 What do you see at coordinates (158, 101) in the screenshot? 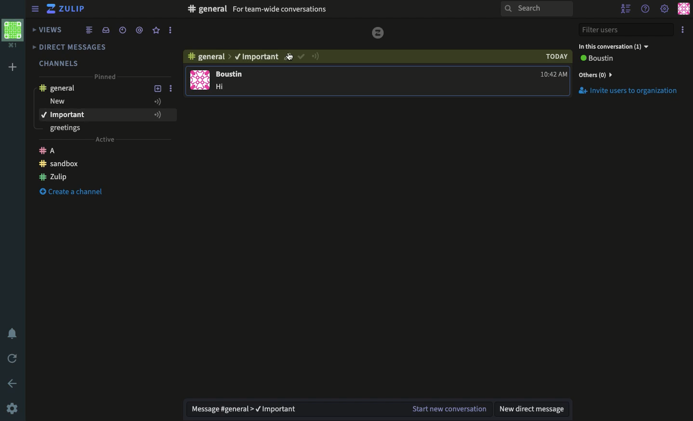
I see `Add` at bounding box center [158, 101].